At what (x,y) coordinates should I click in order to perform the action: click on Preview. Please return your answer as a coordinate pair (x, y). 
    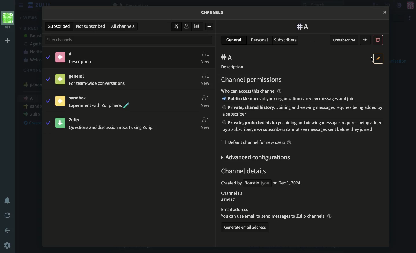
    Looking at the image, I should click on (366, 40).